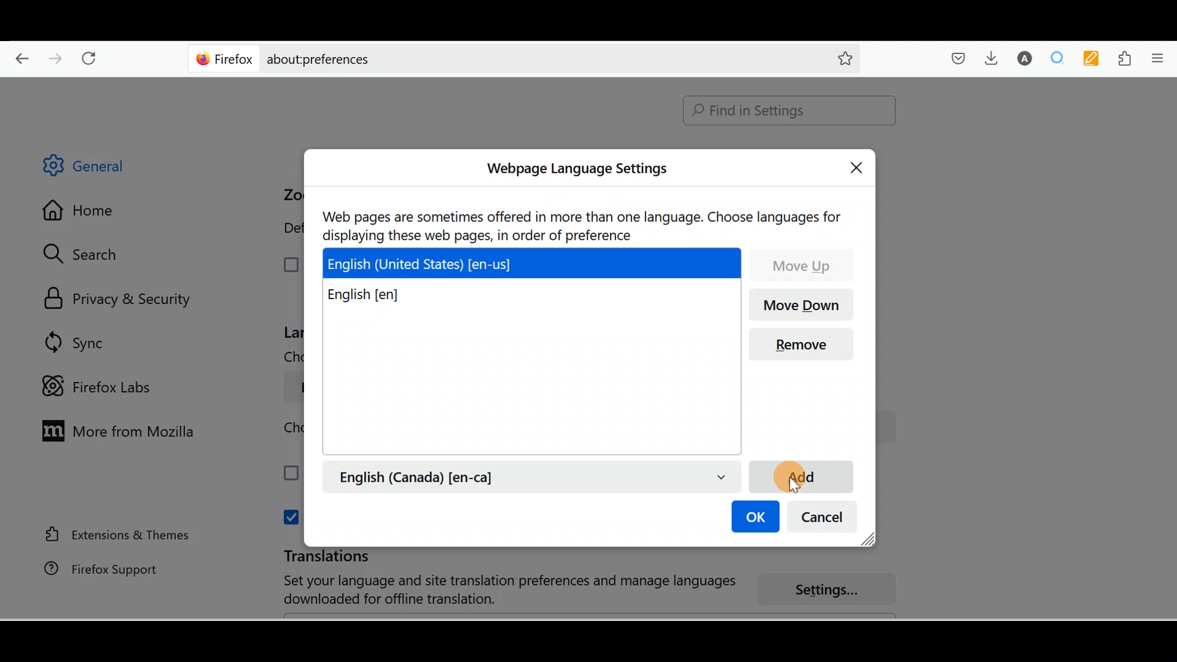 The width and height of the screenshot is (1177, 662). What do you see at coordinates (17, 55) in the screenshot?
I see `Go back one page` at bounding box center [17, 55].